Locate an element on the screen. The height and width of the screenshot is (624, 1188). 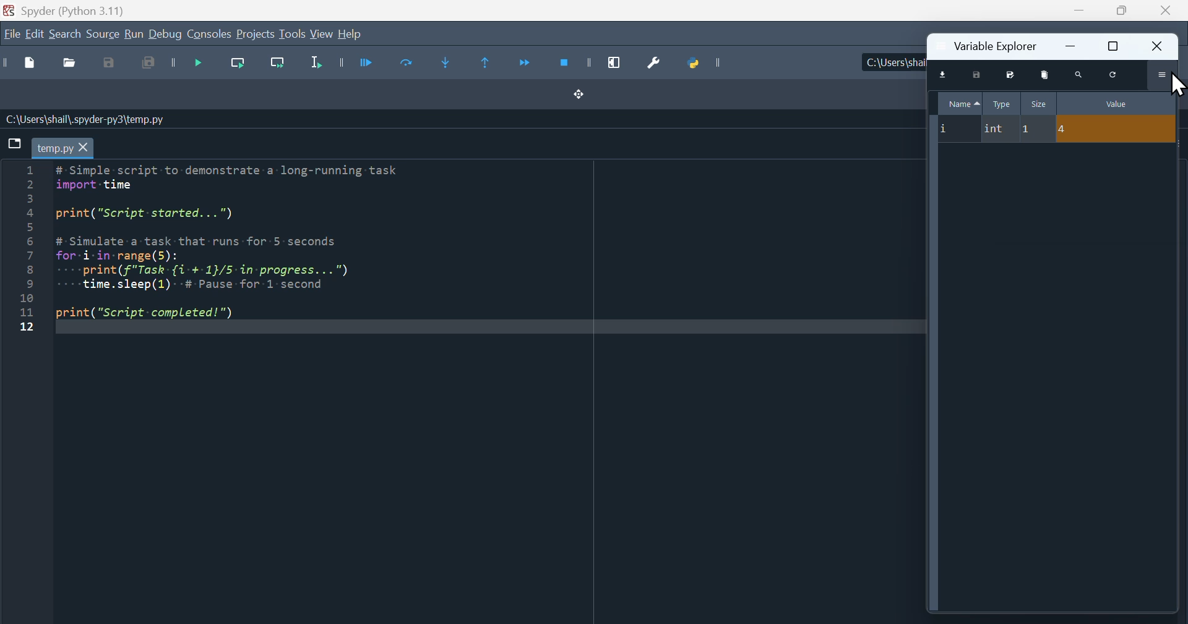
Projects is located at coordinates (256, 35).